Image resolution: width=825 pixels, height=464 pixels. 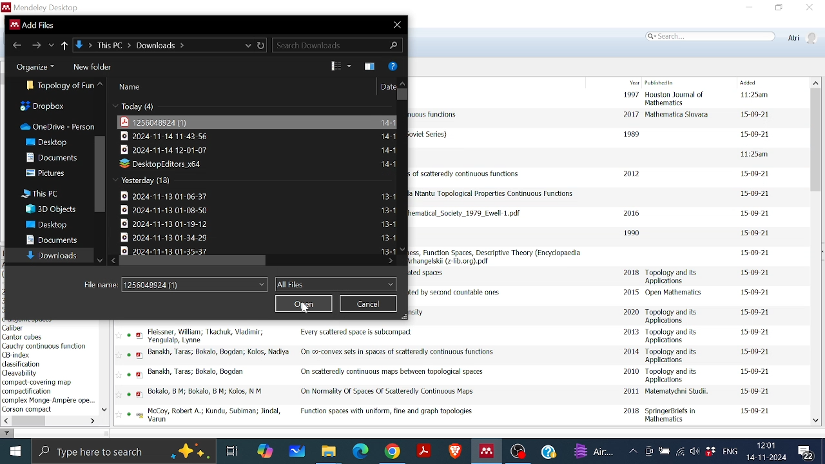 I want to click on File, so click(x=165, y=197).